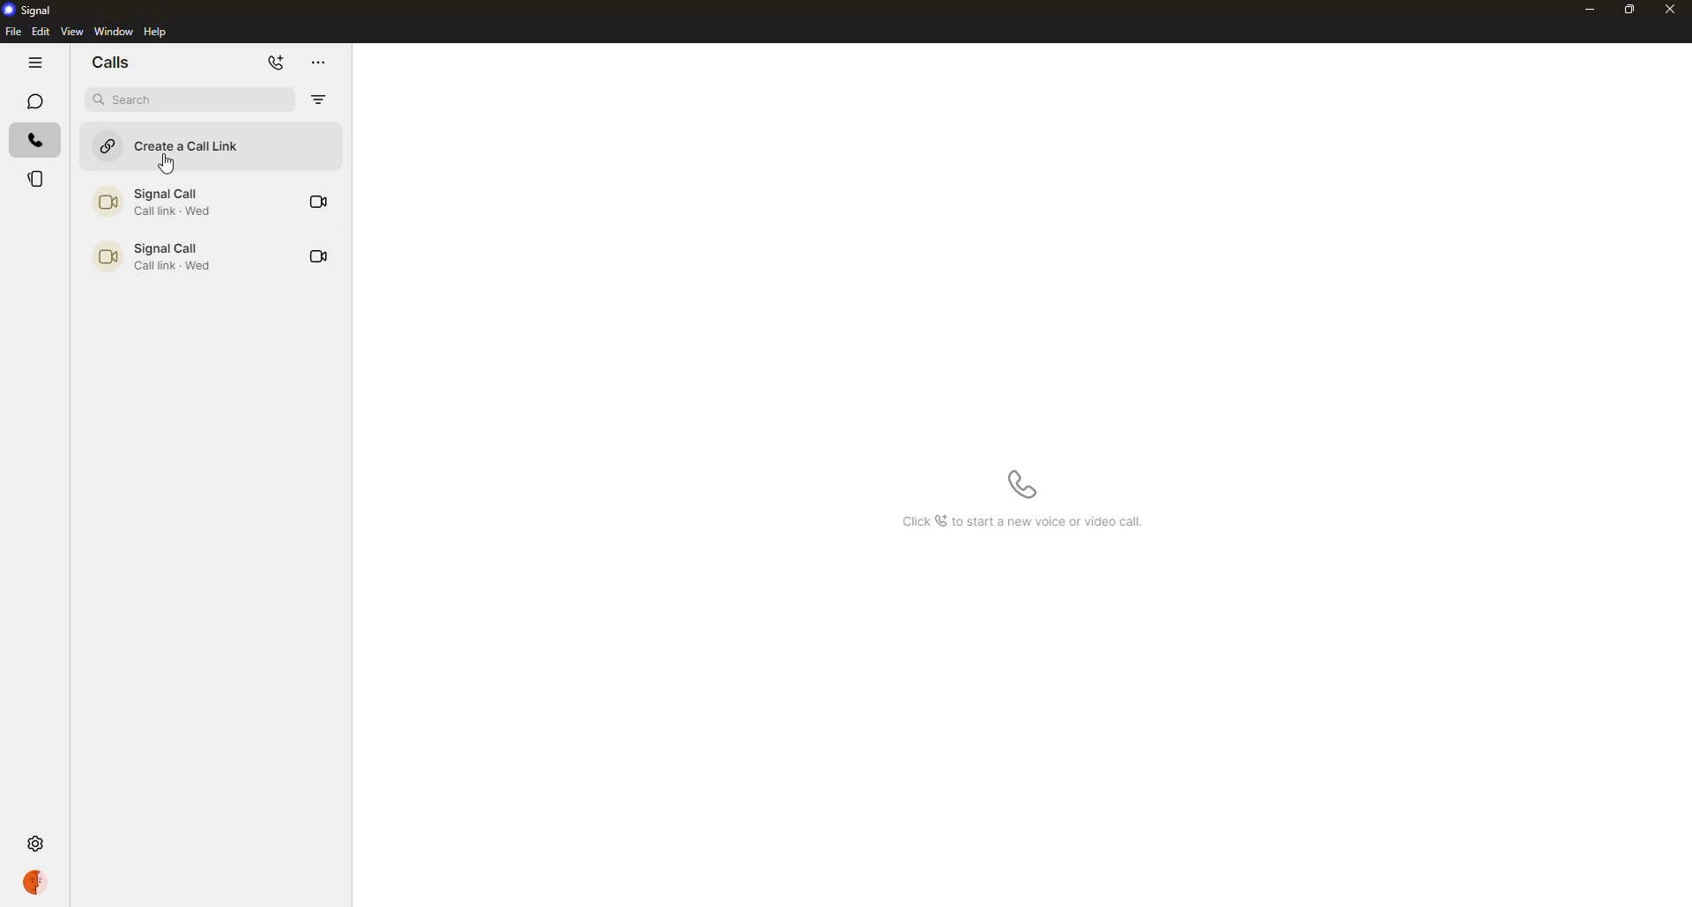 Image resolution: width=1692 pixels, height=907 pixels. Describe the element at coordinates (30, 10) in the screenshot. I see `signal` at that location.